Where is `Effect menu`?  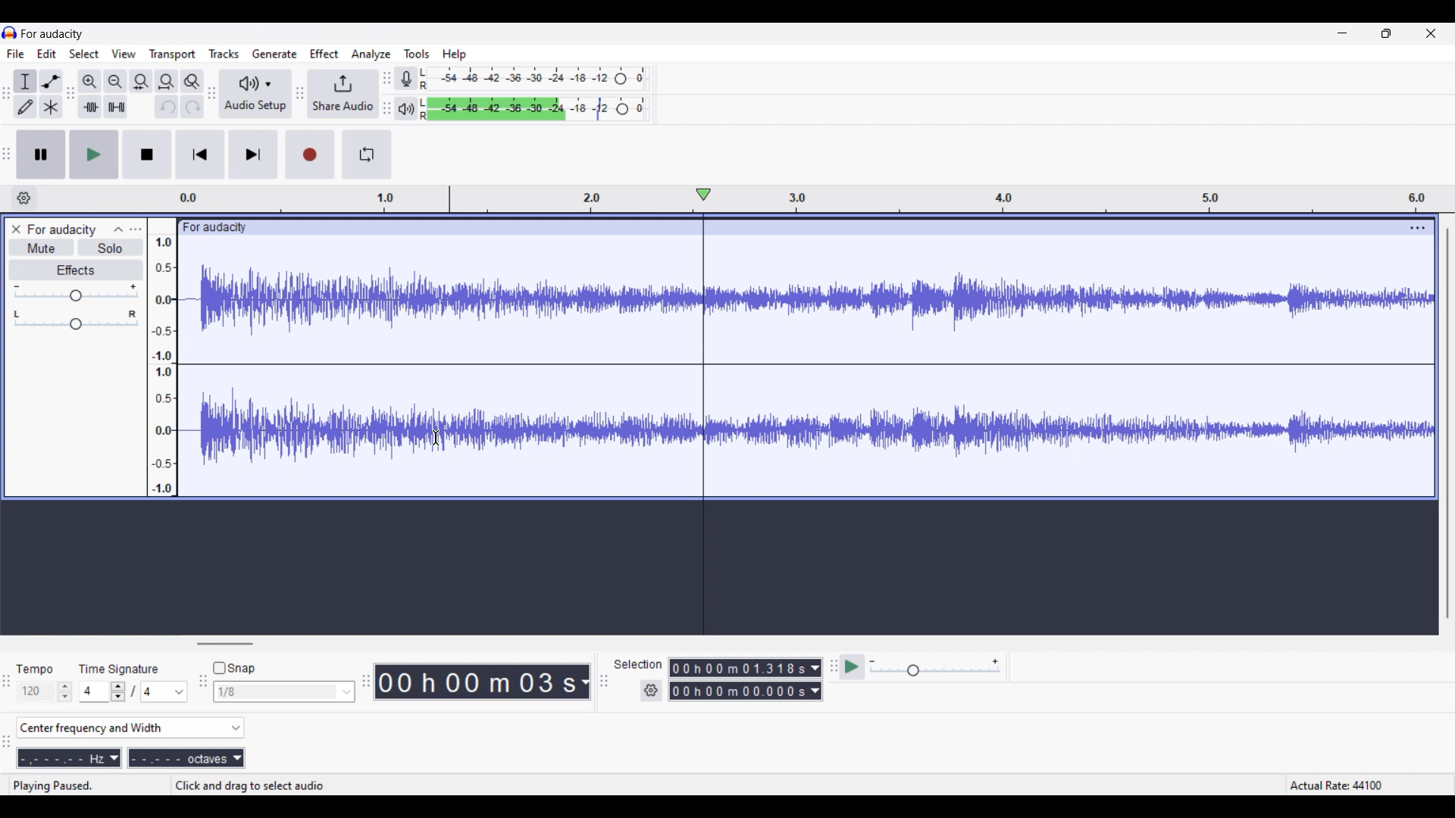
Effect menu is located at coordinates (324, 53).